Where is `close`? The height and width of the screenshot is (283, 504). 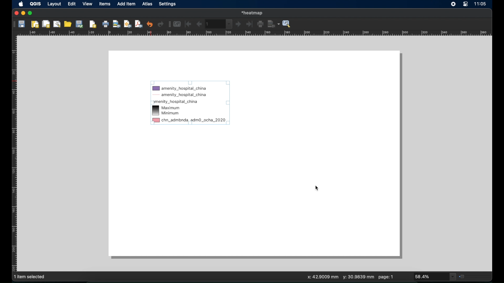 close is located at coordinates (16, 13).